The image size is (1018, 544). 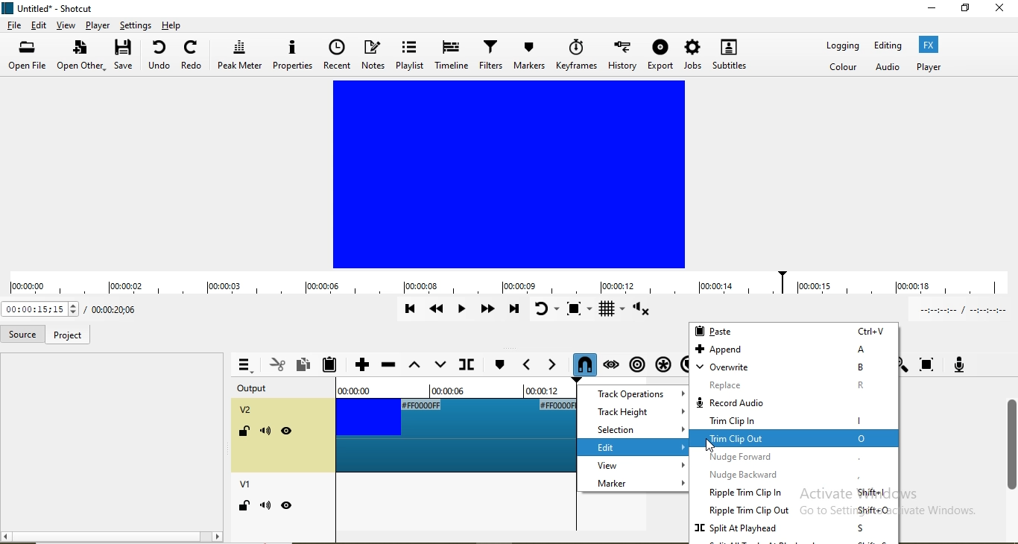 I want to click on Skip to the next point , so click(x=513, y=310).